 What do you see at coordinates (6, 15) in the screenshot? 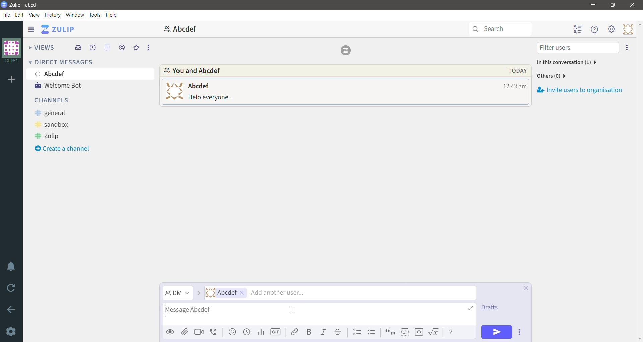
I see `File` at bounding box center [6, 15].